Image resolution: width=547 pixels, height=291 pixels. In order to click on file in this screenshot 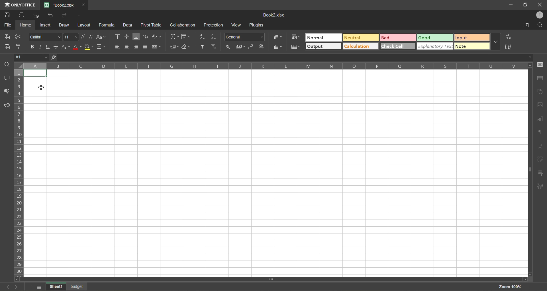, I will do `click(7, 26)`.